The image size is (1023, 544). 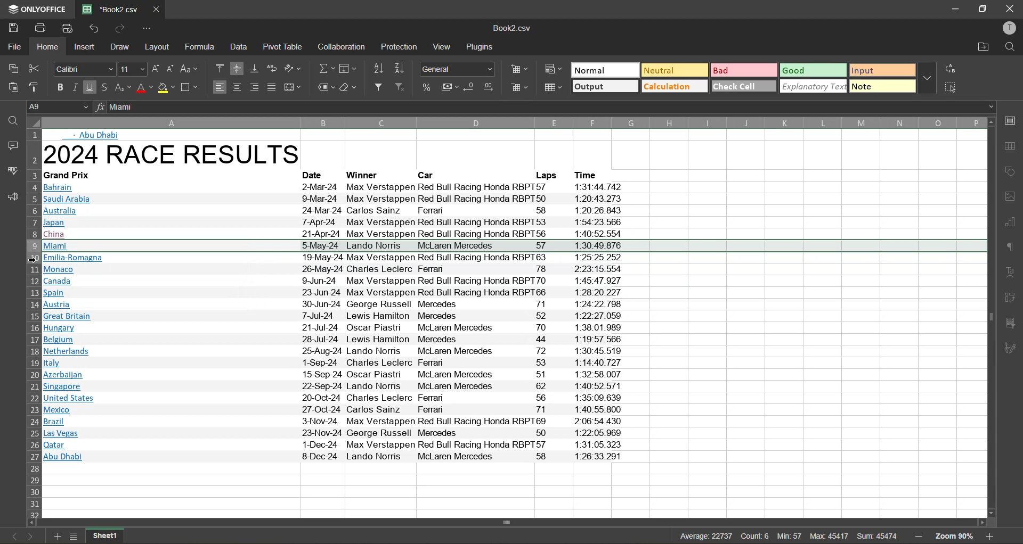 What do you see at coordinates (334, 457) in the screenshot?
I see `Abu Dhabi 8-Dec-24 Lando Norris McLaren Mercedes 58 1:26:33.291` at bounding box center [334, 457].